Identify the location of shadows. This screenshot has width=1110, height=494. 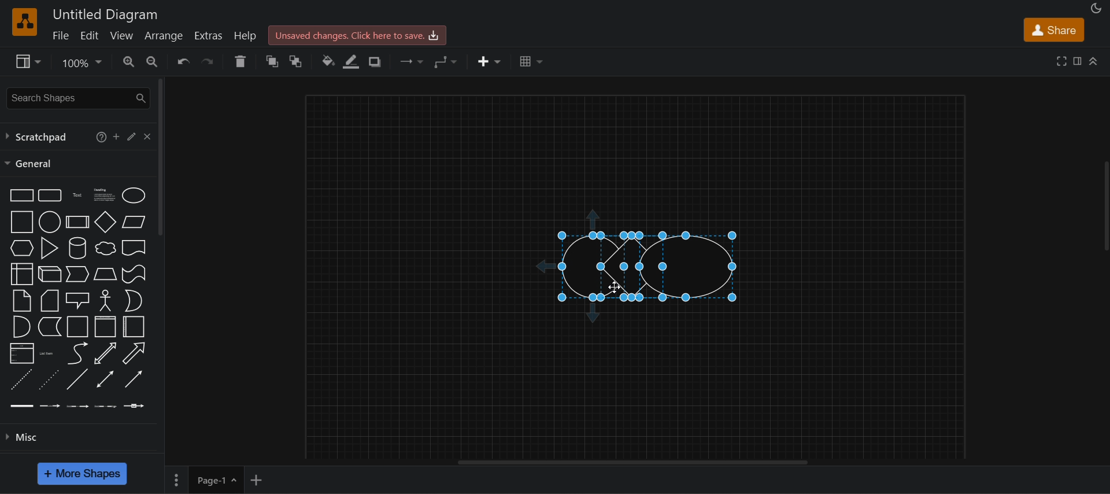
(373, 62).